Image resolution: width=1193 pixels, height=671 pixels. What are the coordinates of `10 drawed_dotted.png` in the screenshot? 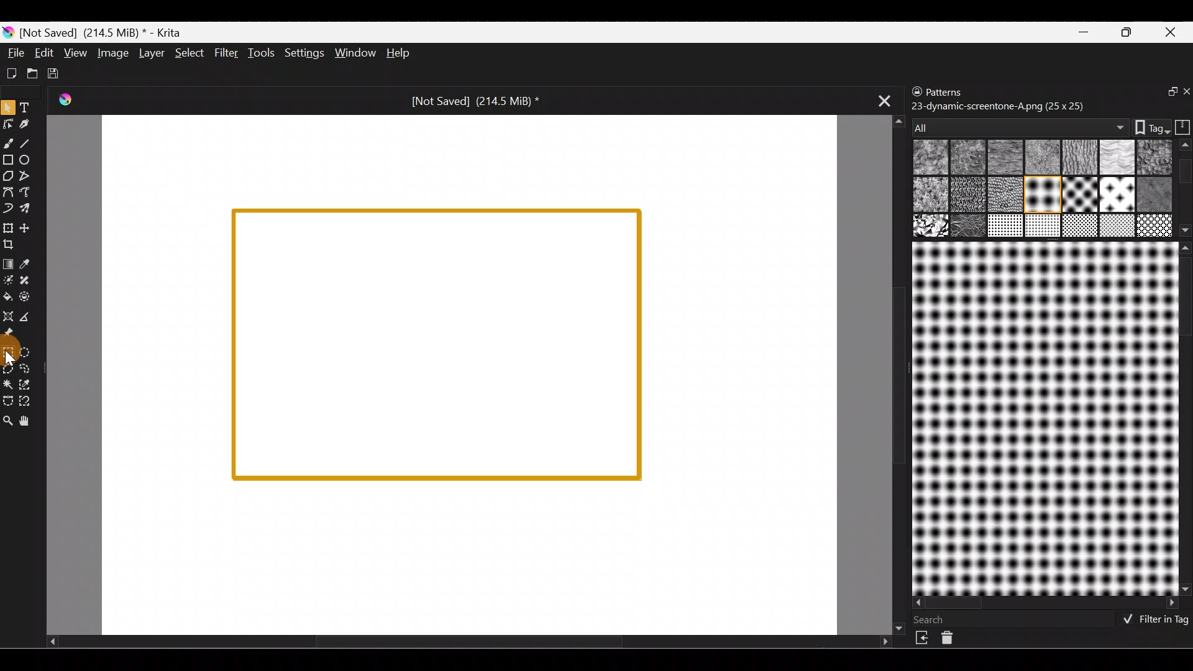 It's located at (1041, 196).